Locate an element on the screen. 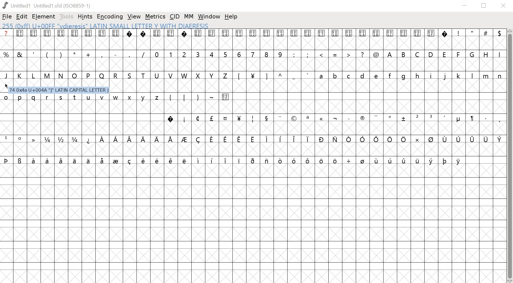 The height and width of the screenshot is (283, 513). symbols is located at coordinates (273, 76).